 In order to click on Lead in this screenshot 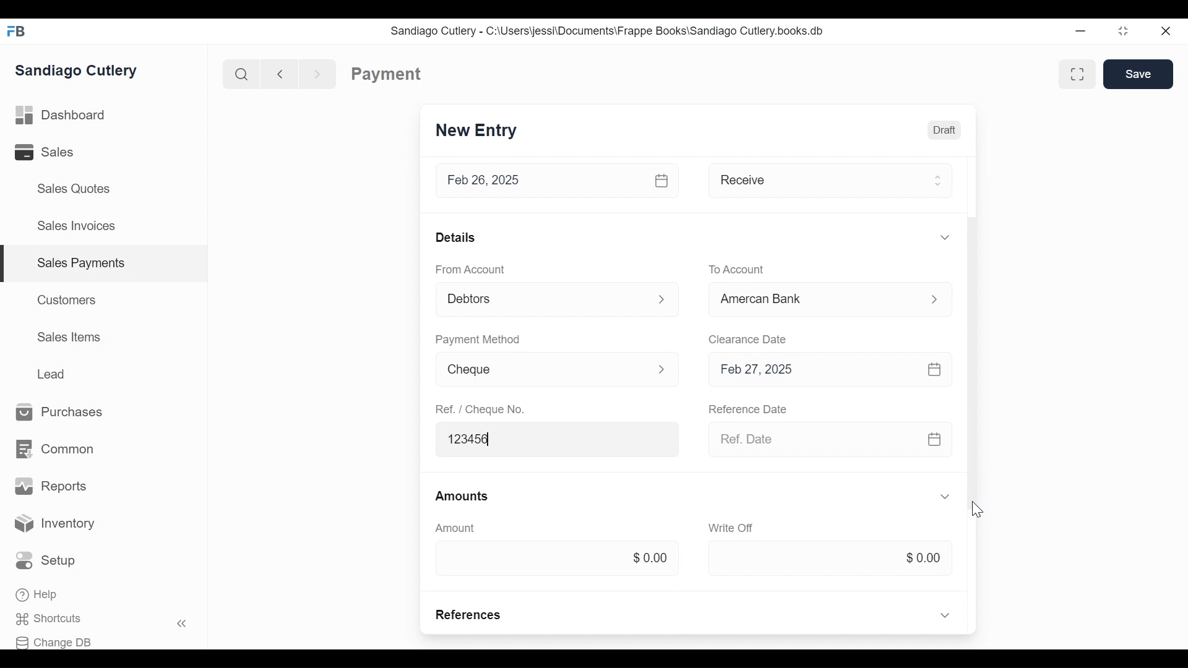, I will do `click(53, 372)`.